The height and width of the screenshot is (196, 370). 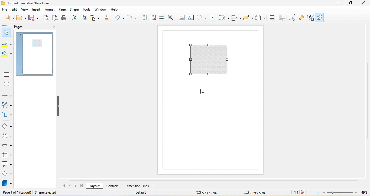 I want to click on next page, so click(x=76, y=186).